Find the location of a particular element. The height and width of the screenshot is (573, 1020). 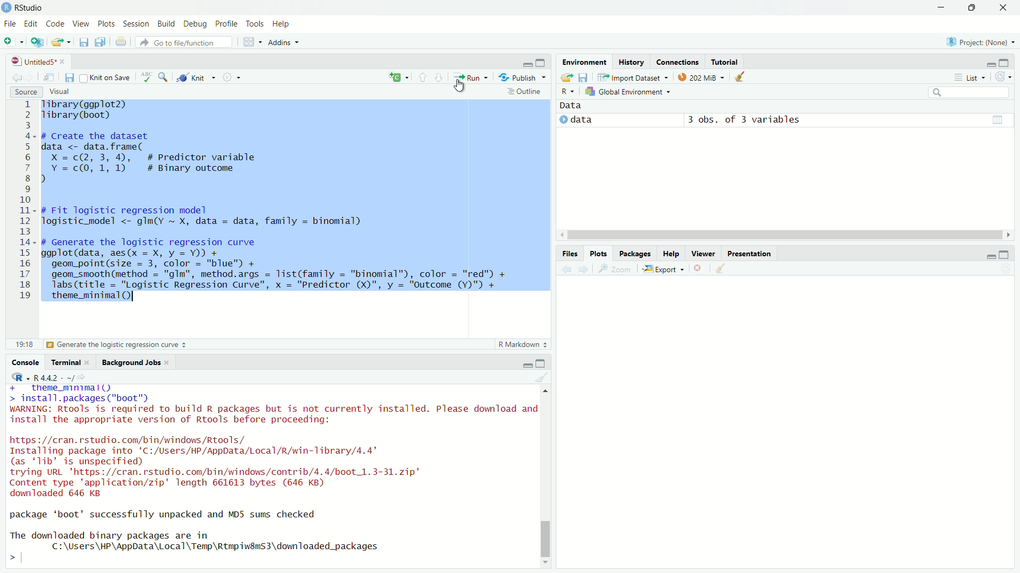

Tools is located at coordinates (254, 23).